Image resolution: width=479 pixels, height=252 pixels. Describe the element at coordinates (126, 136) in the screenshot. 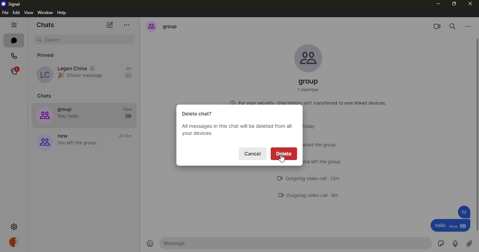

I see `time` at that location.